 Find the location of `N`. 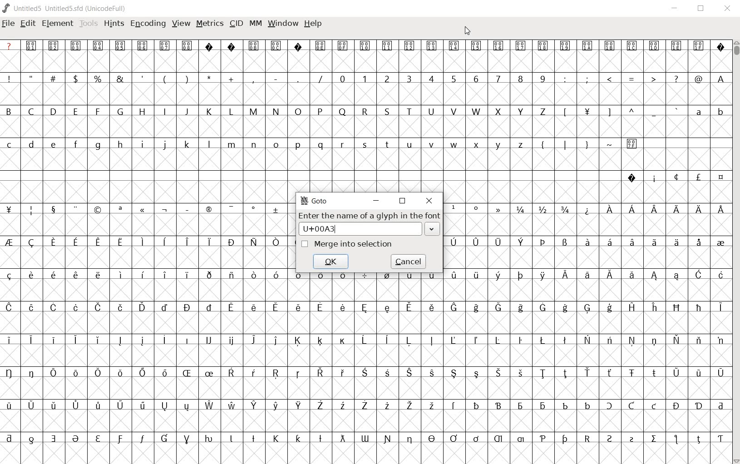

N is located at coordinates (275, 111).